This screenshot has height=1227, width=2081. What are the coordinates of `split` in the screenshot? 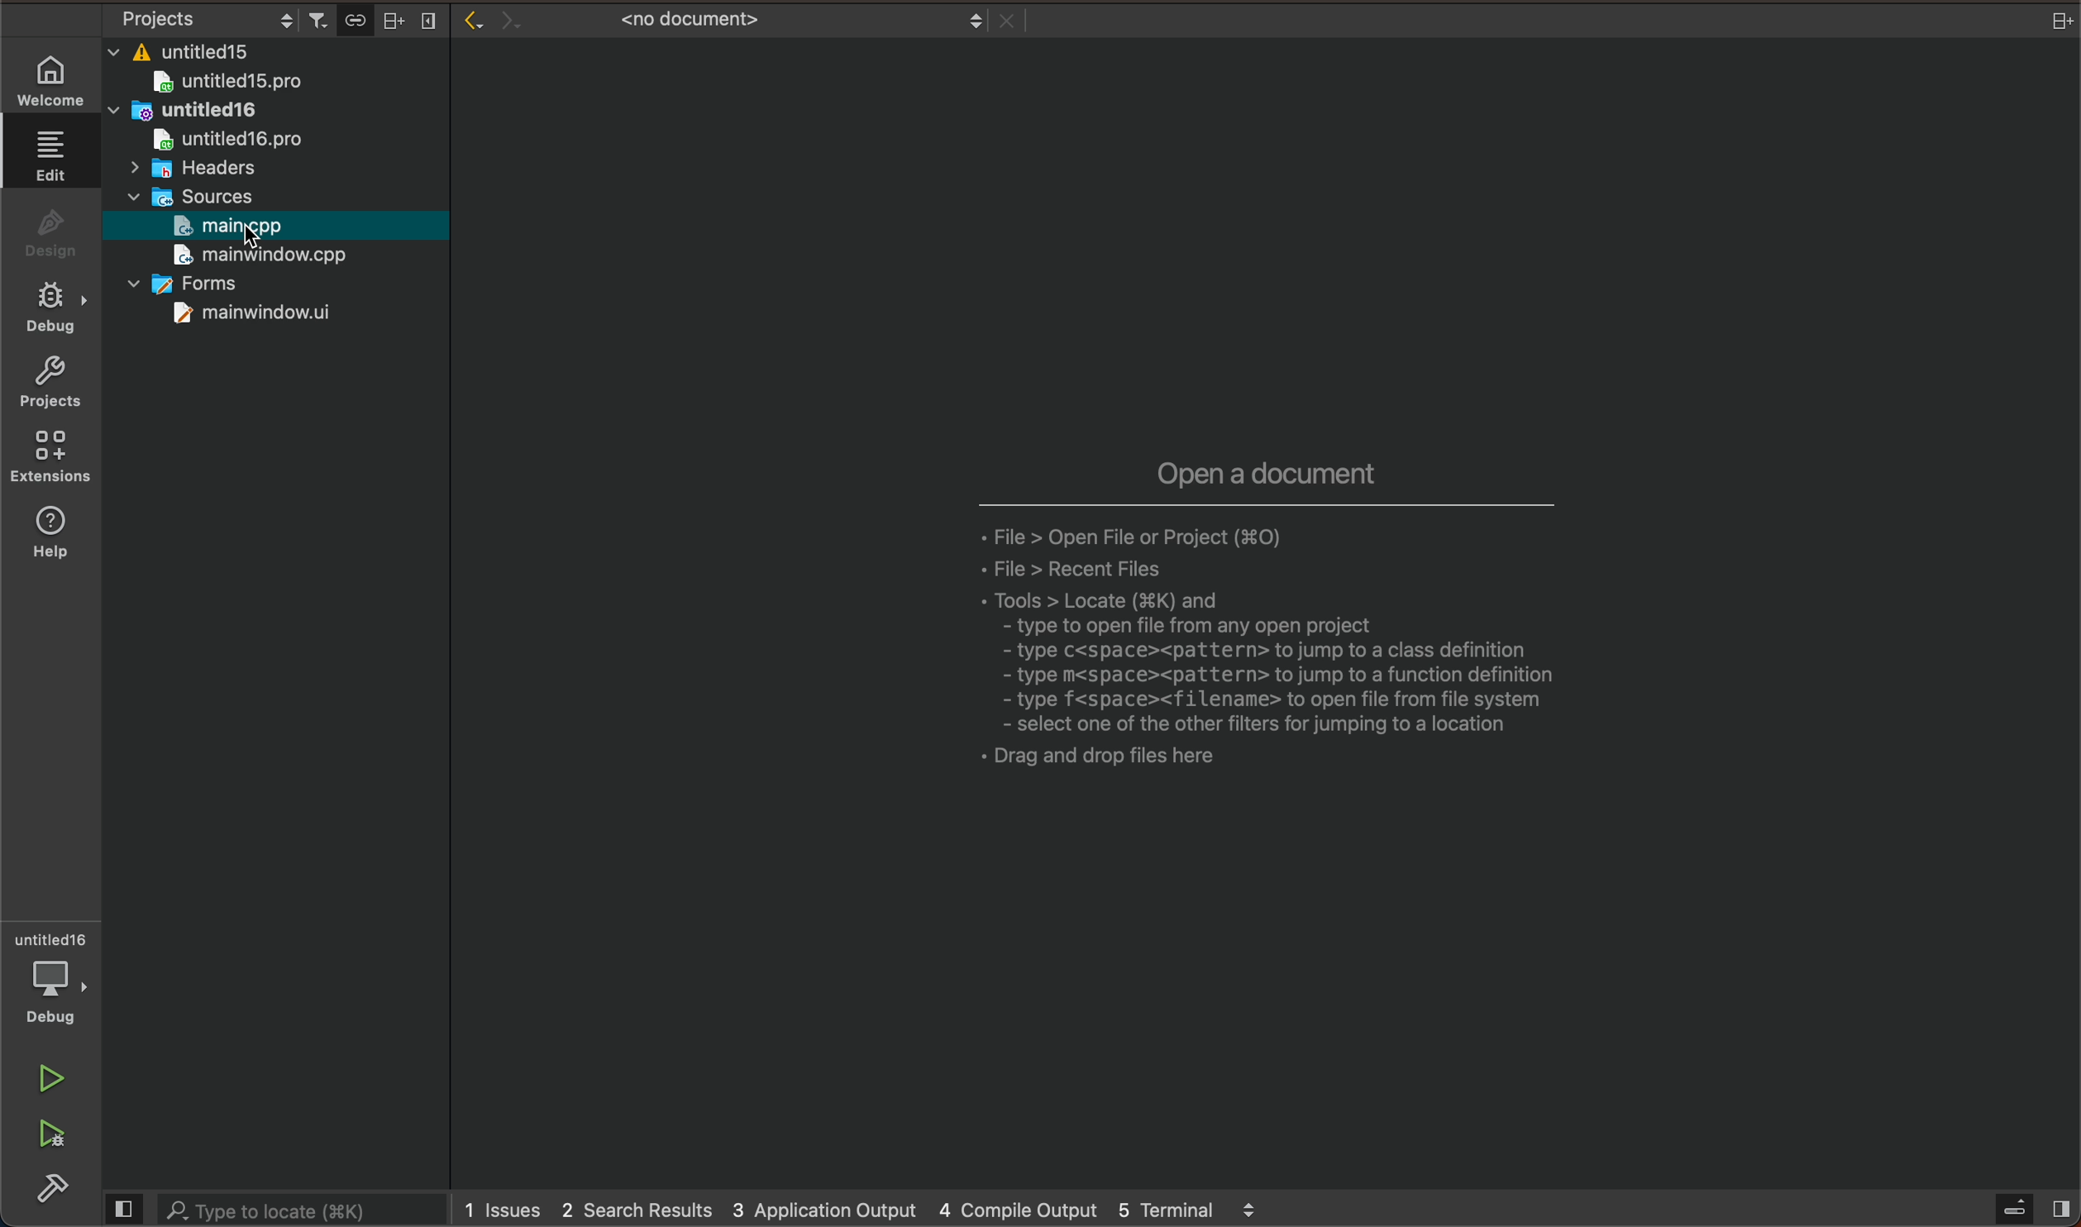 It's located at (394, 21).